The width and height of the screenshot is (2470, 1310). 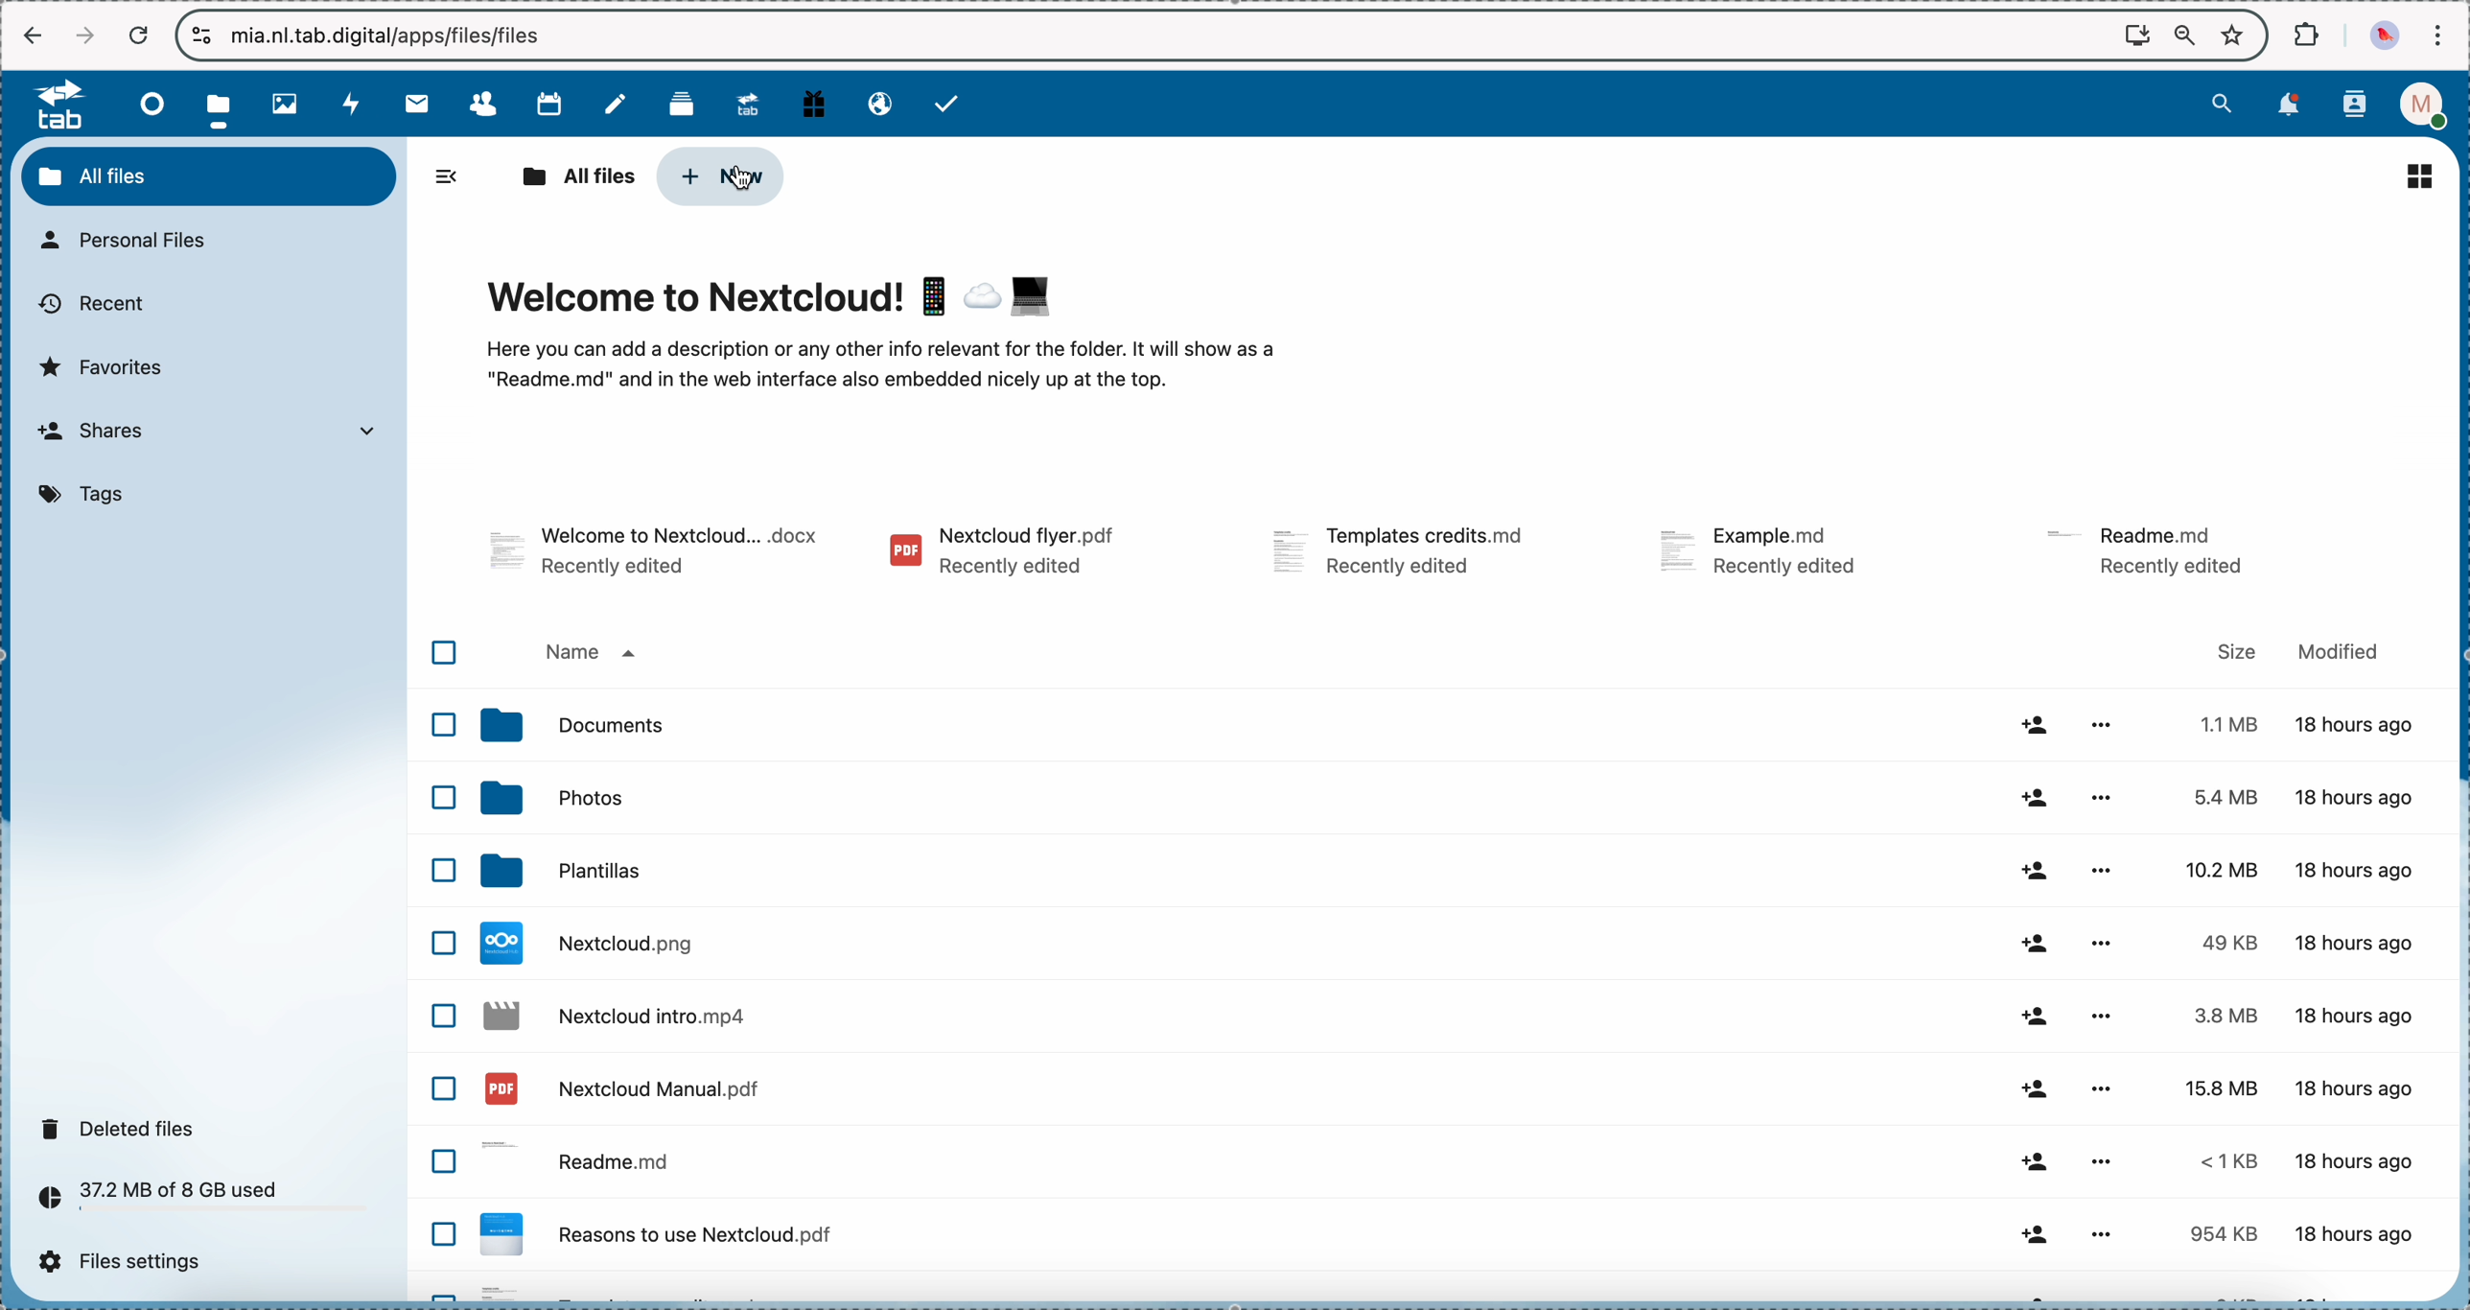 I want to click on deleted files, so click(x=124, y=1128).